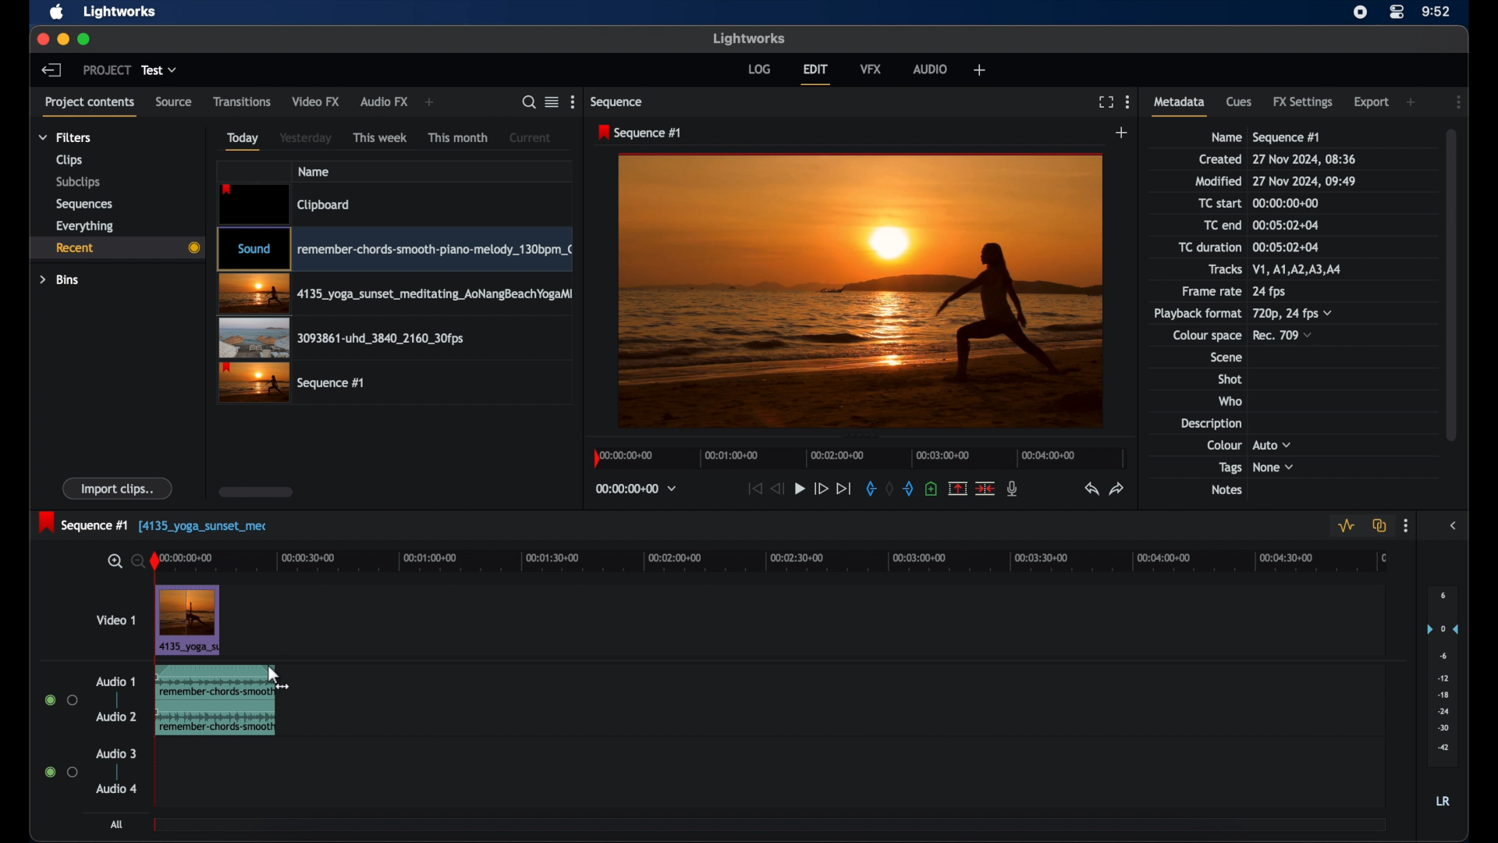  I want to click on sequence 1, so click(154, 523).